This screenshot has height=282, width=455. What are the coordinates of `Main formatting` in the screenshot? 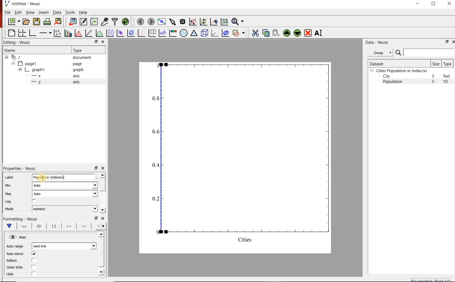 It's located at (10, 226).